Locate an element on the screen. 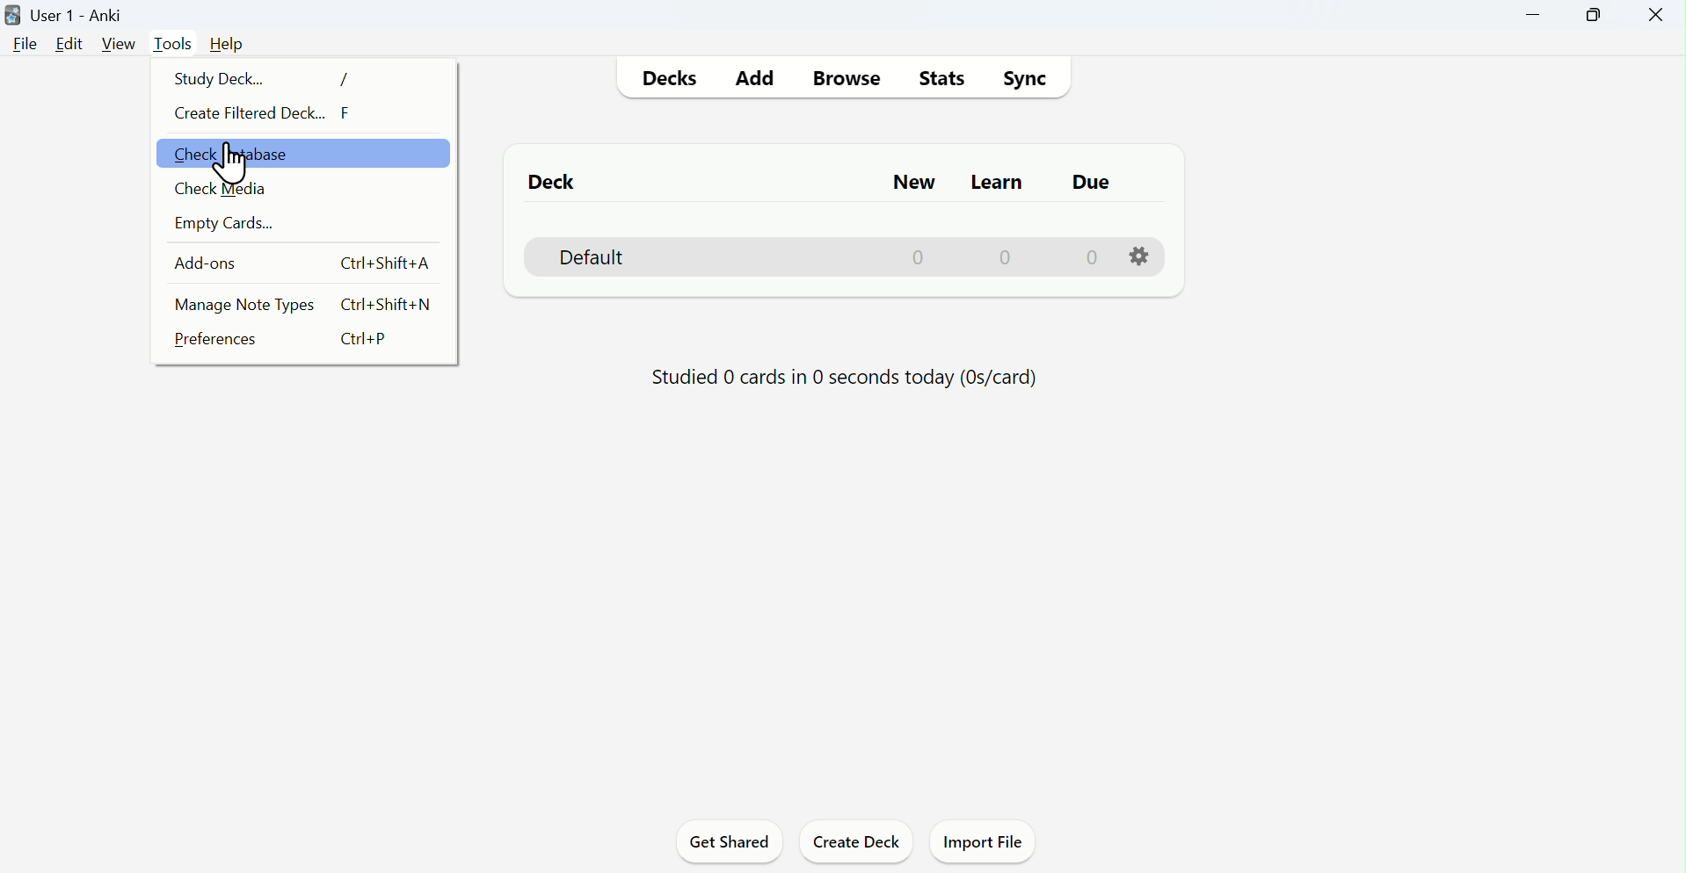 This screenshot has width=1686, height=873. Default is located at coordinates (815, 257).